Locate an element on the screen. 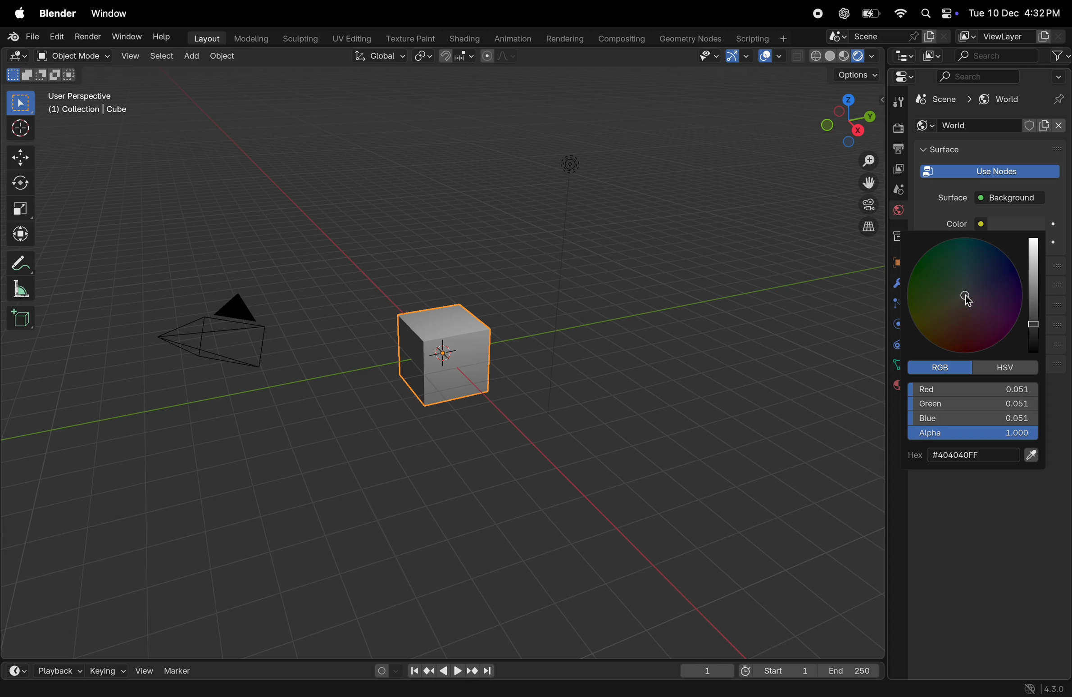  move the view is located at coordinates (865, 182).